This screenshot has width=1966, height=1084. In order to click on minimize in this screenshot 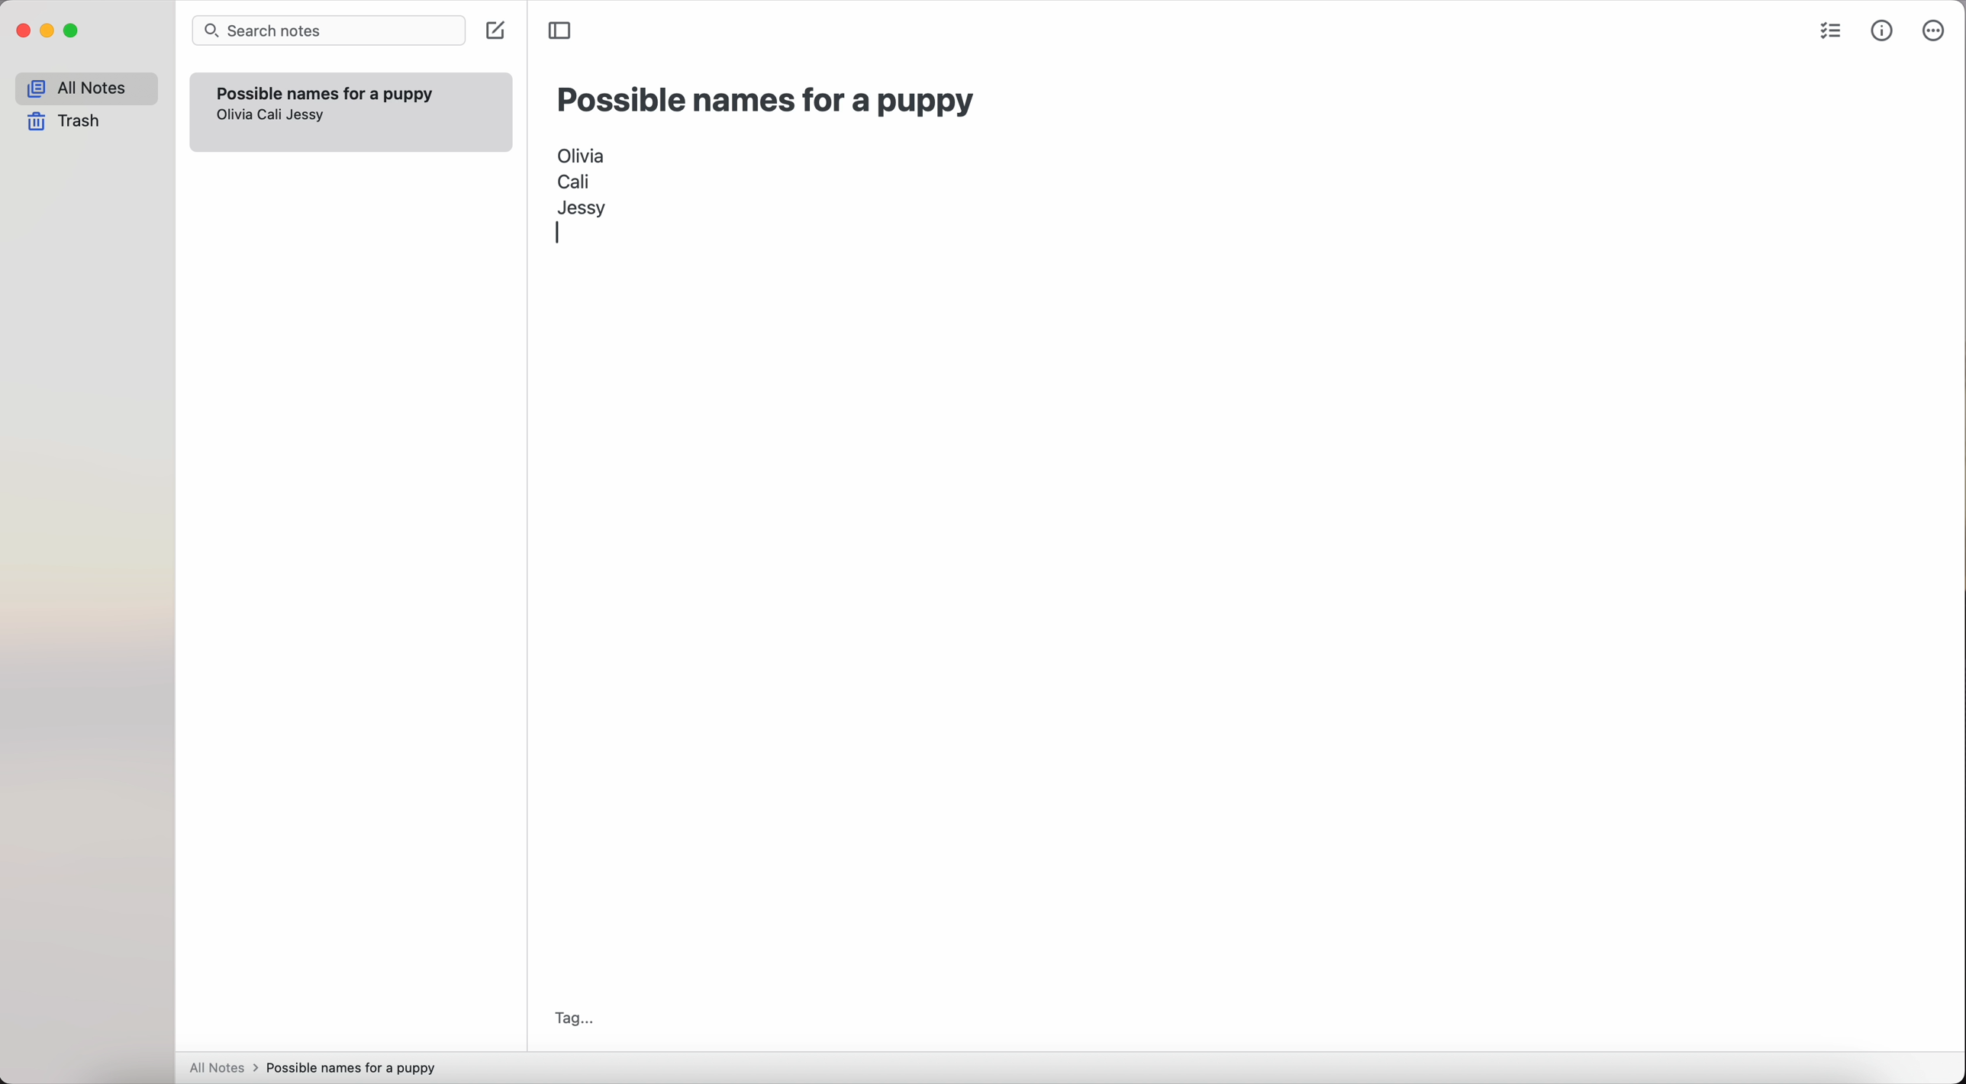, I will do `click(48, 32)`.